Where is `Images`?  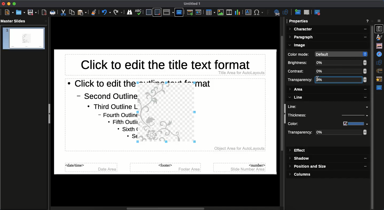 Images is located at coordinates (221, 12).